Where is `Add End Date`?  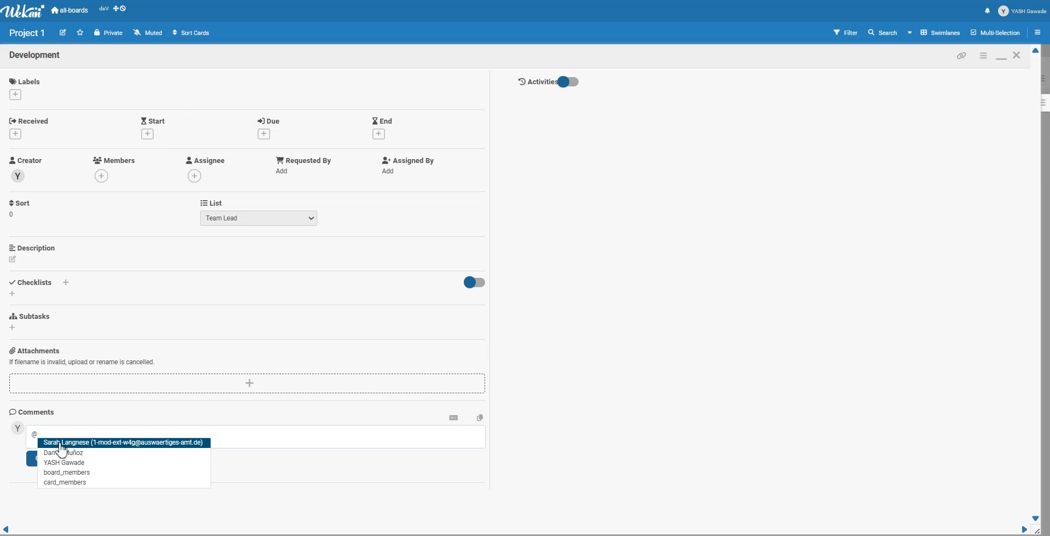 Add End Date is located at coordinates (383, 120).